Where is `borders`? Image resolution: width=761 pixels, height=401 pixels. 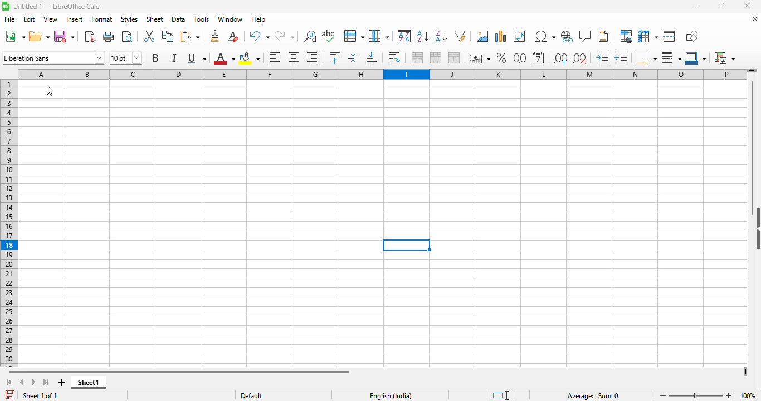
borders is located at coordinates (646, 58).